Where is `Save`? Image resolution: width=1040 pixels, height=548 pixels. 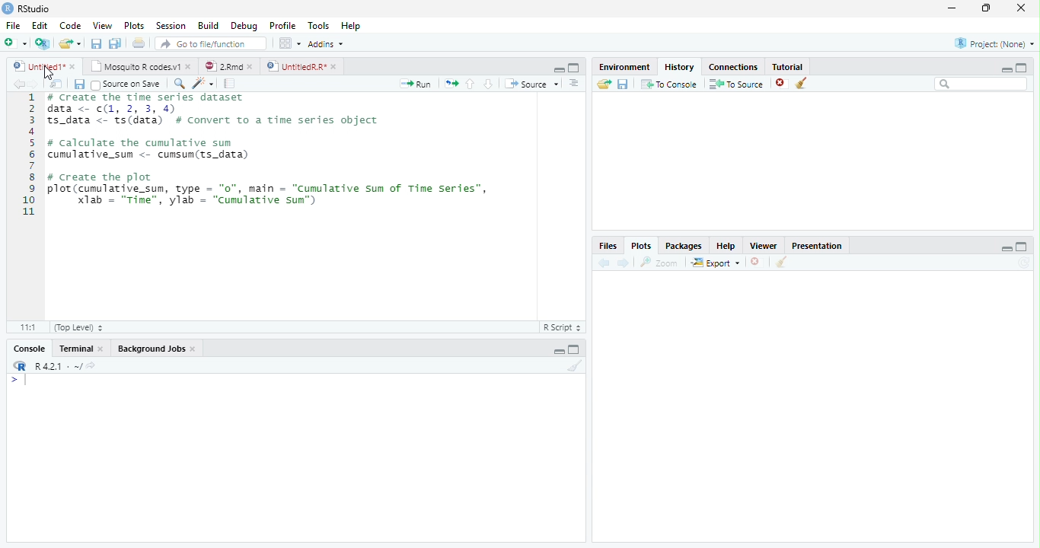
Save is located at coordinates (624, 84).